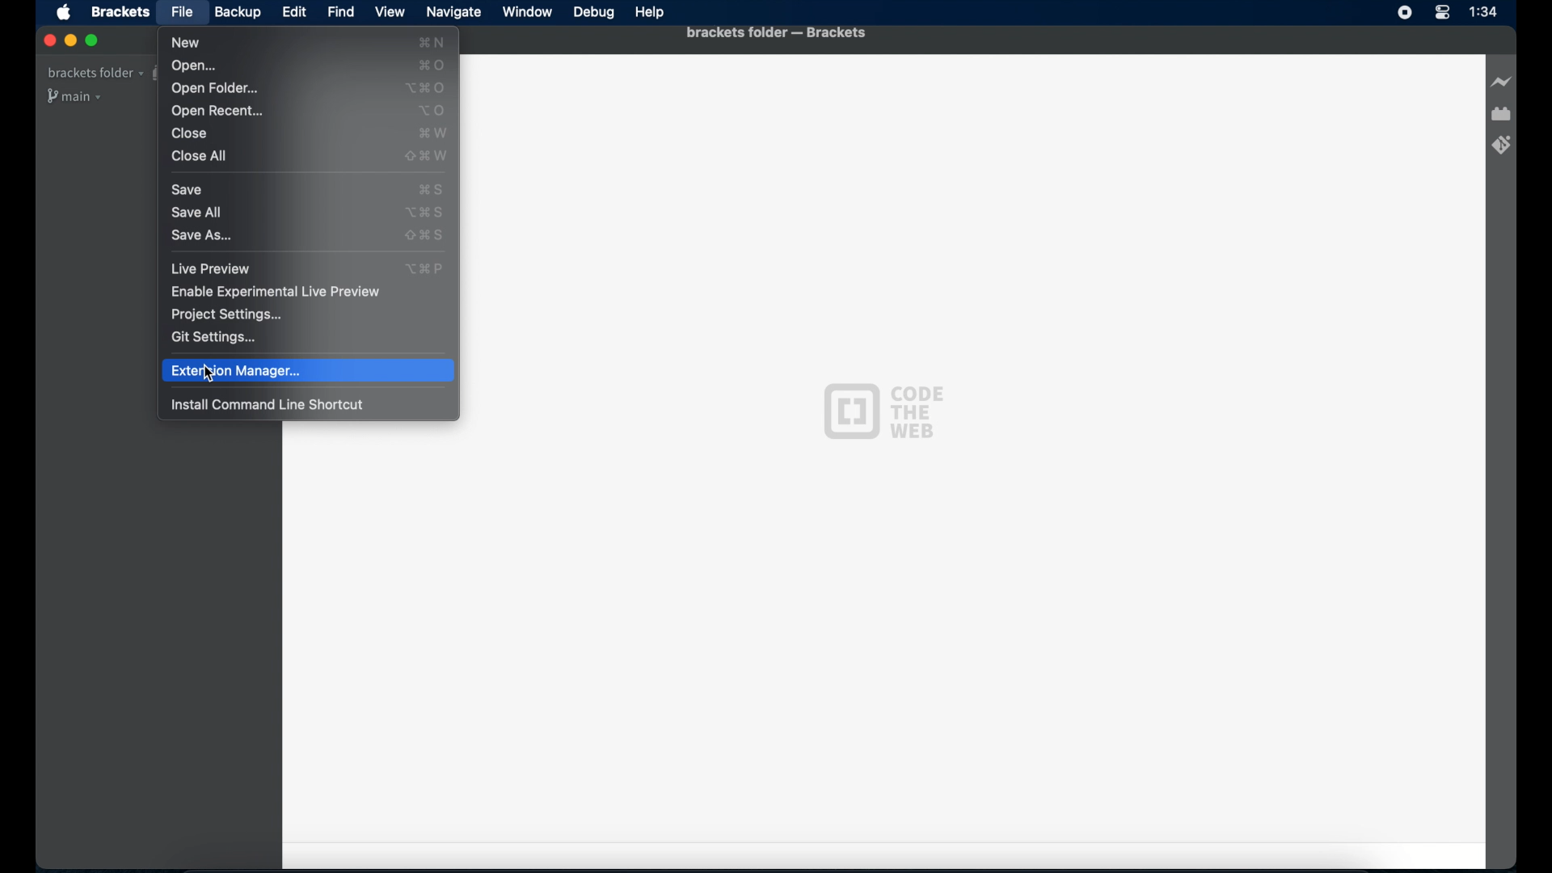  I want to click on new shortcut, so click(432, 42).